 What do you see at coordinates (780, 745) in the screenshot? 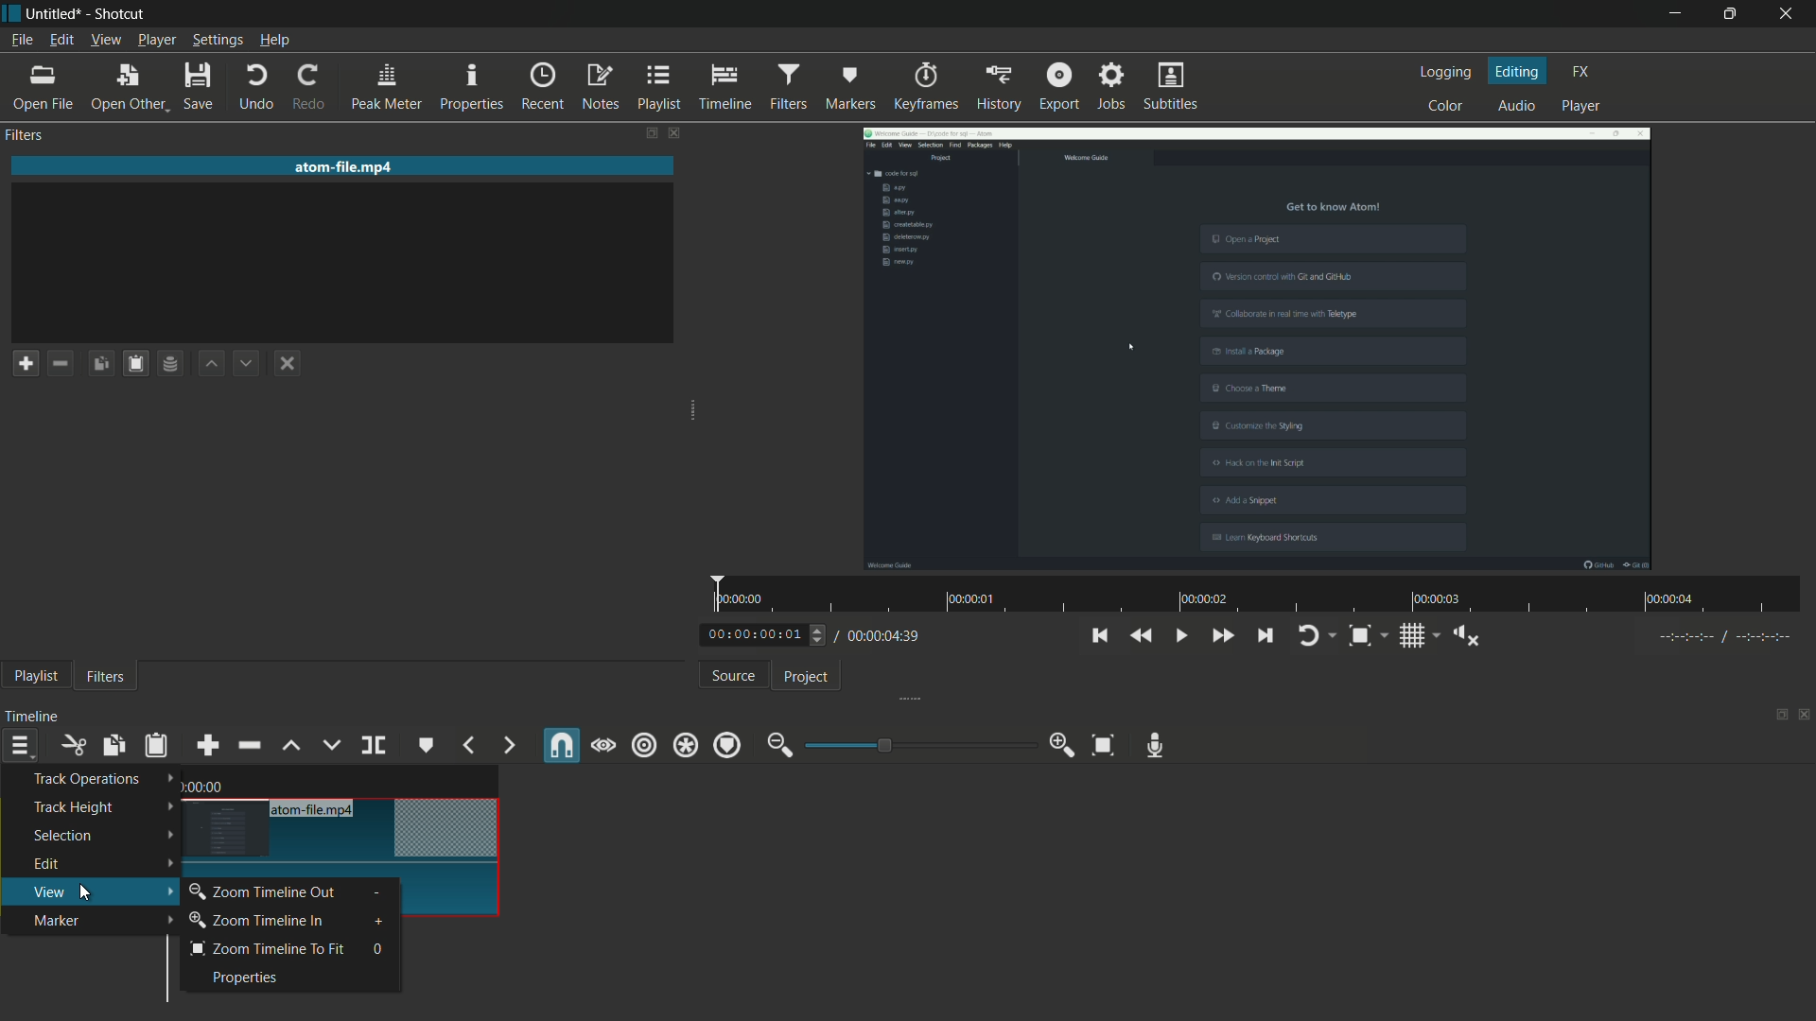
I see `zoom out` at bounding box center [780, 745].